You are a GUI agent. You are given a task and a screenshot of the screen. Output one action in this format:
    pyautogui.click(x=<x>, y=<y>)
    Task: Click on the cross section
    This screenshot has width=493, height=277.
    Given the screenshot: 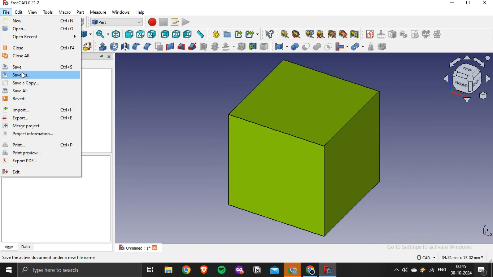 What is the action you would take?
    pyautogui.click(x=214, y=46)
    